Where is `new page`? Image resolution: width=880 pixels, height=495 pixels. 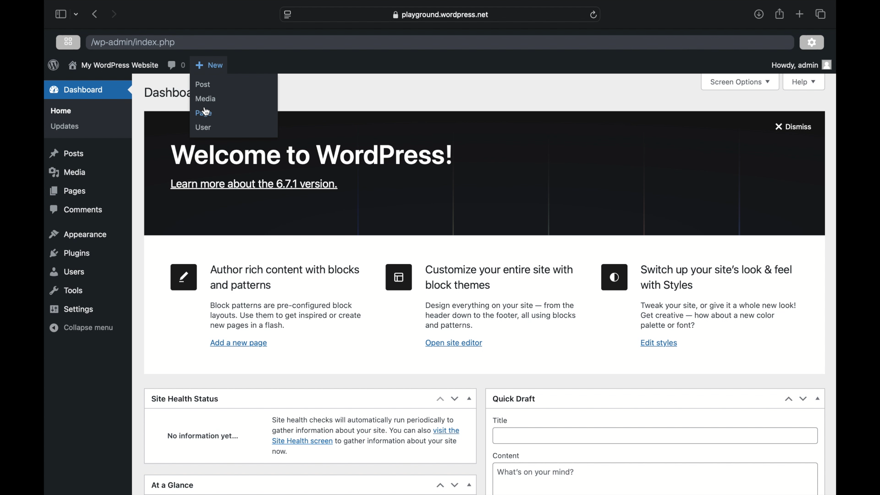
new page is located at coordinates (185, 277).